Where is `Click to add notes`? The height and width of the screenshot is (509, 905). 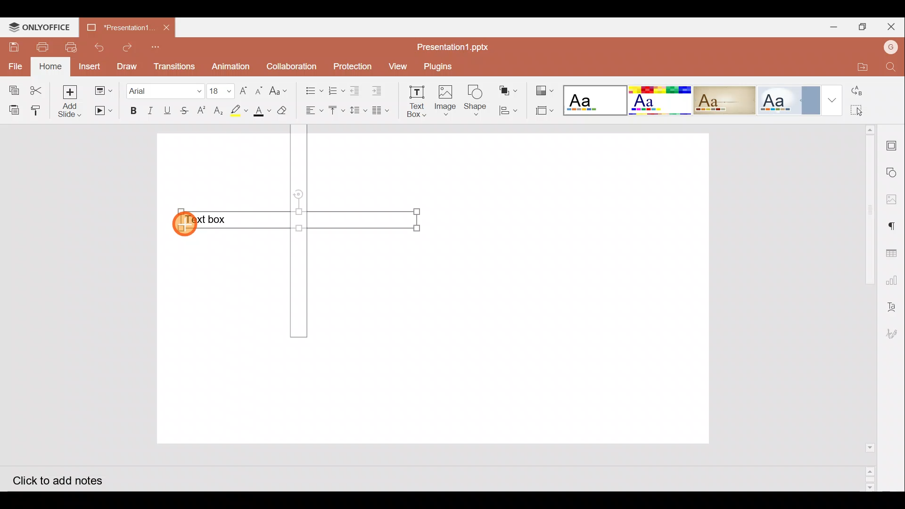
Click to add notes is located at coordinates (66, 479).